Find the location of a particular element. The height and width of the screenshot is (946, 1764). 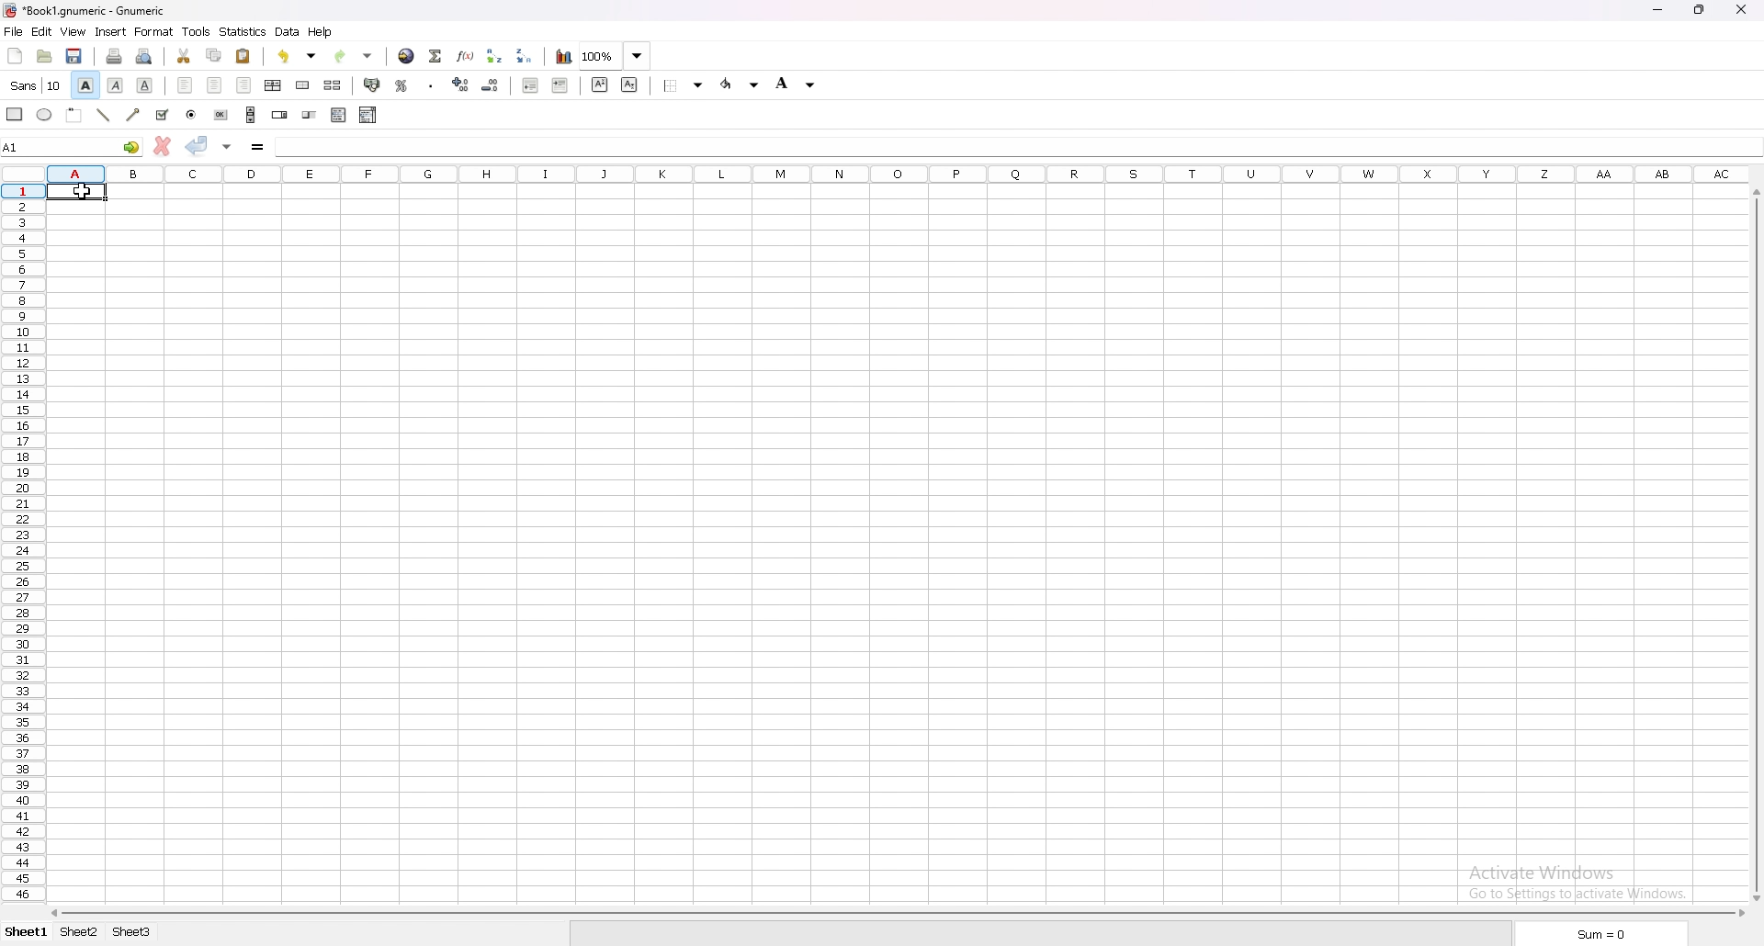

summation is located at coordinates (437, 55).